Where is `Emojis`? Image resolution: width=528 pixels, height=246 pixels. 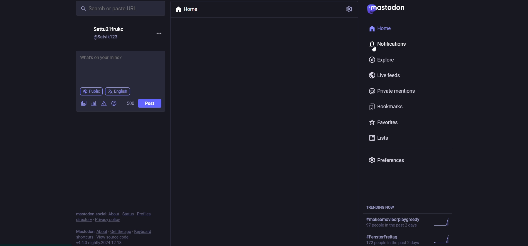
Emojis is located at coordinates (114, 103).